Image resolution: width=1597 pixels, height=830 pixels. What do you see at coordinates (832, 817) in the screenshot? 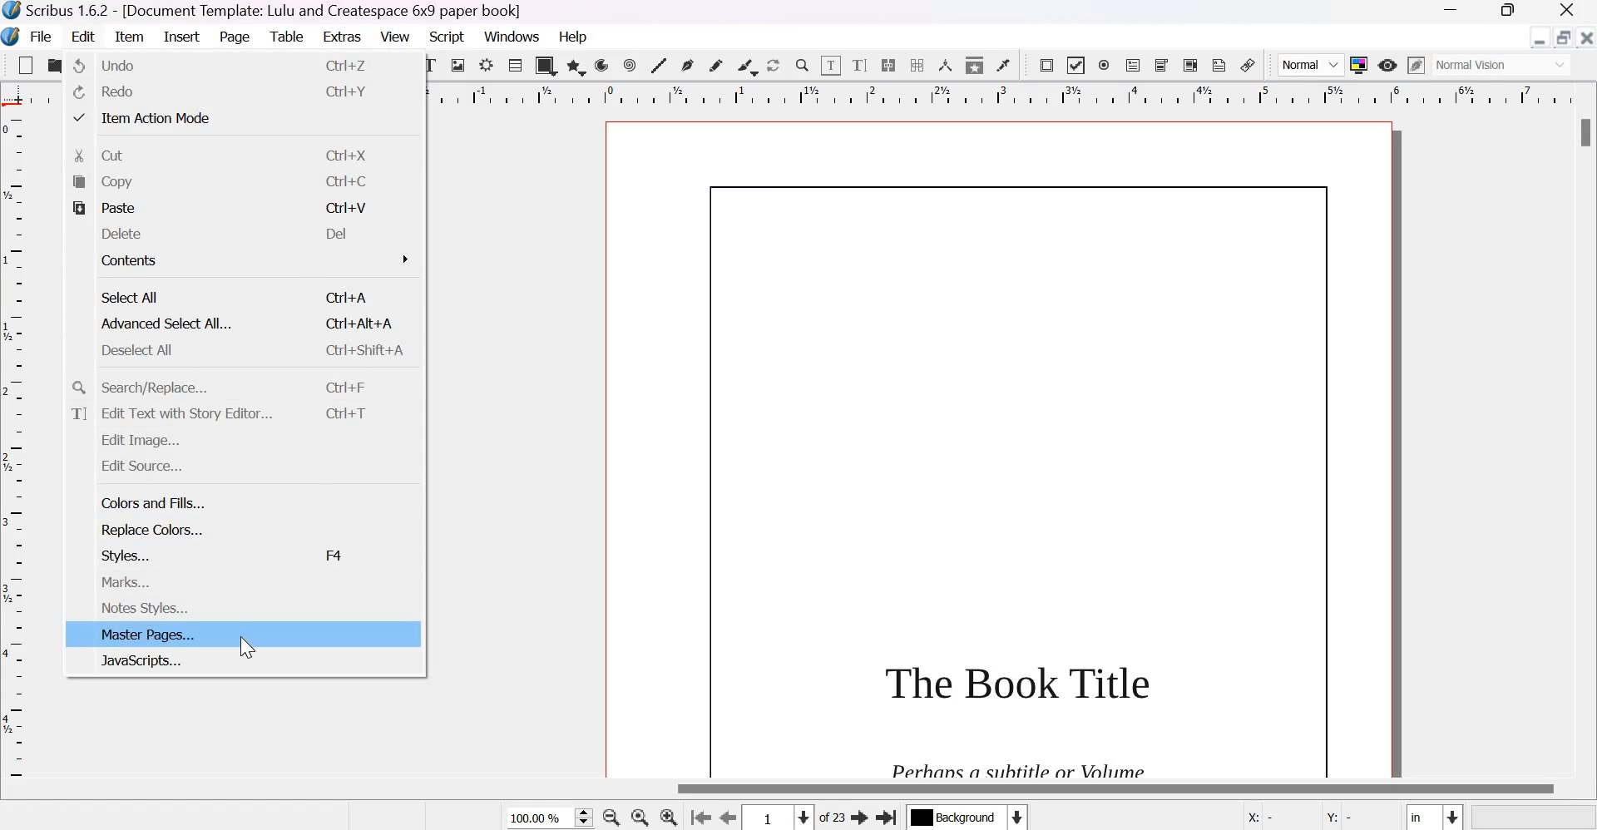
I see `of 23` at bounding box center [832, 817].